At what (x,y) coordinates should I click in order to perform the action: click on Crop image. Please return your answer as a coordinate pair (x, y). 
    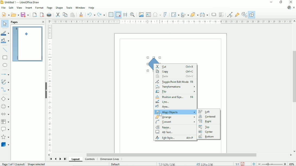
    Looking at the image, I should click on (221, 15).